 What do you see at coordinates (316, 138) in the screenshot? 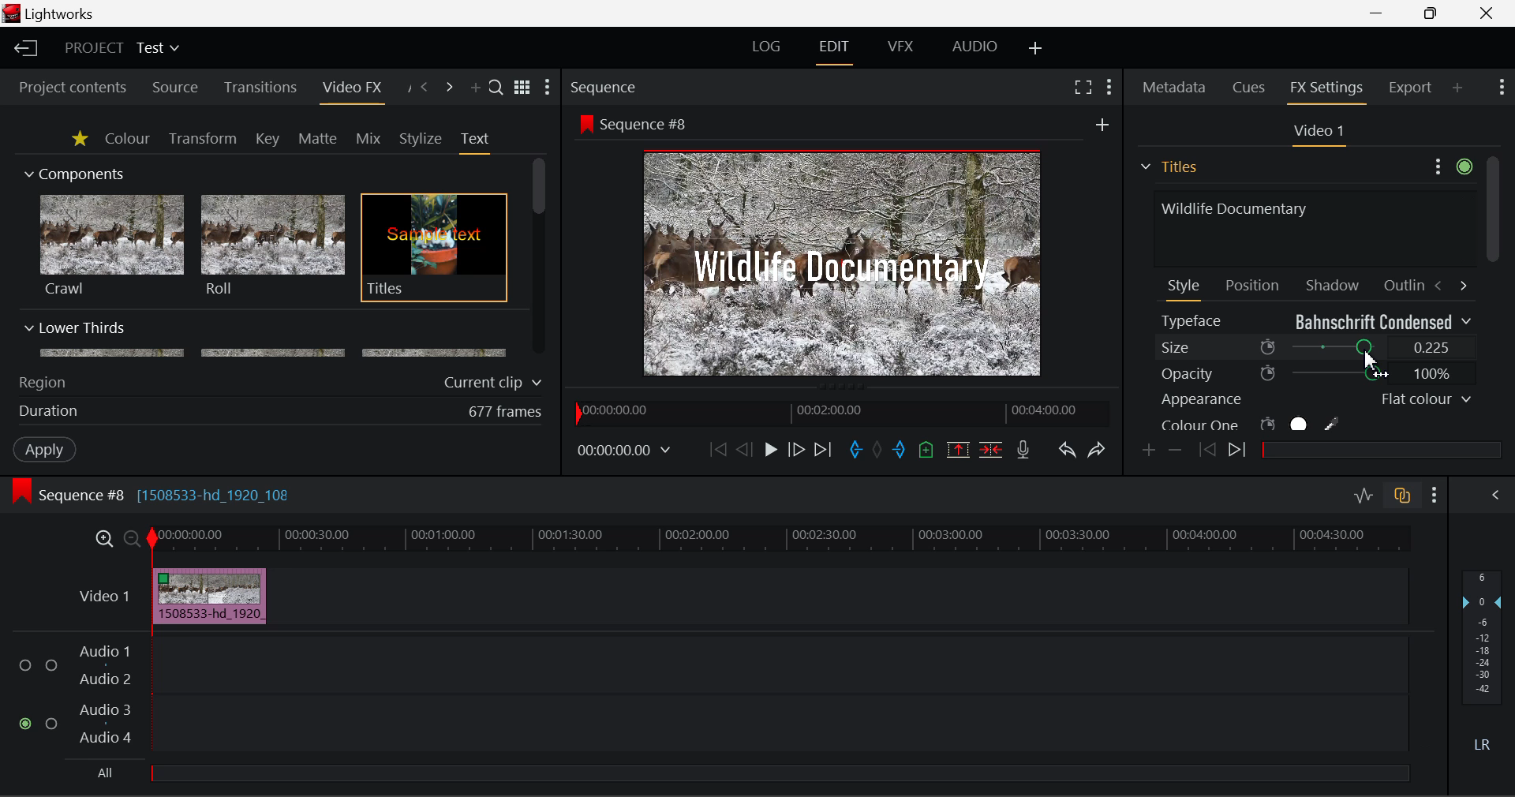
I see `Matte` at bounding box center [316, 138].